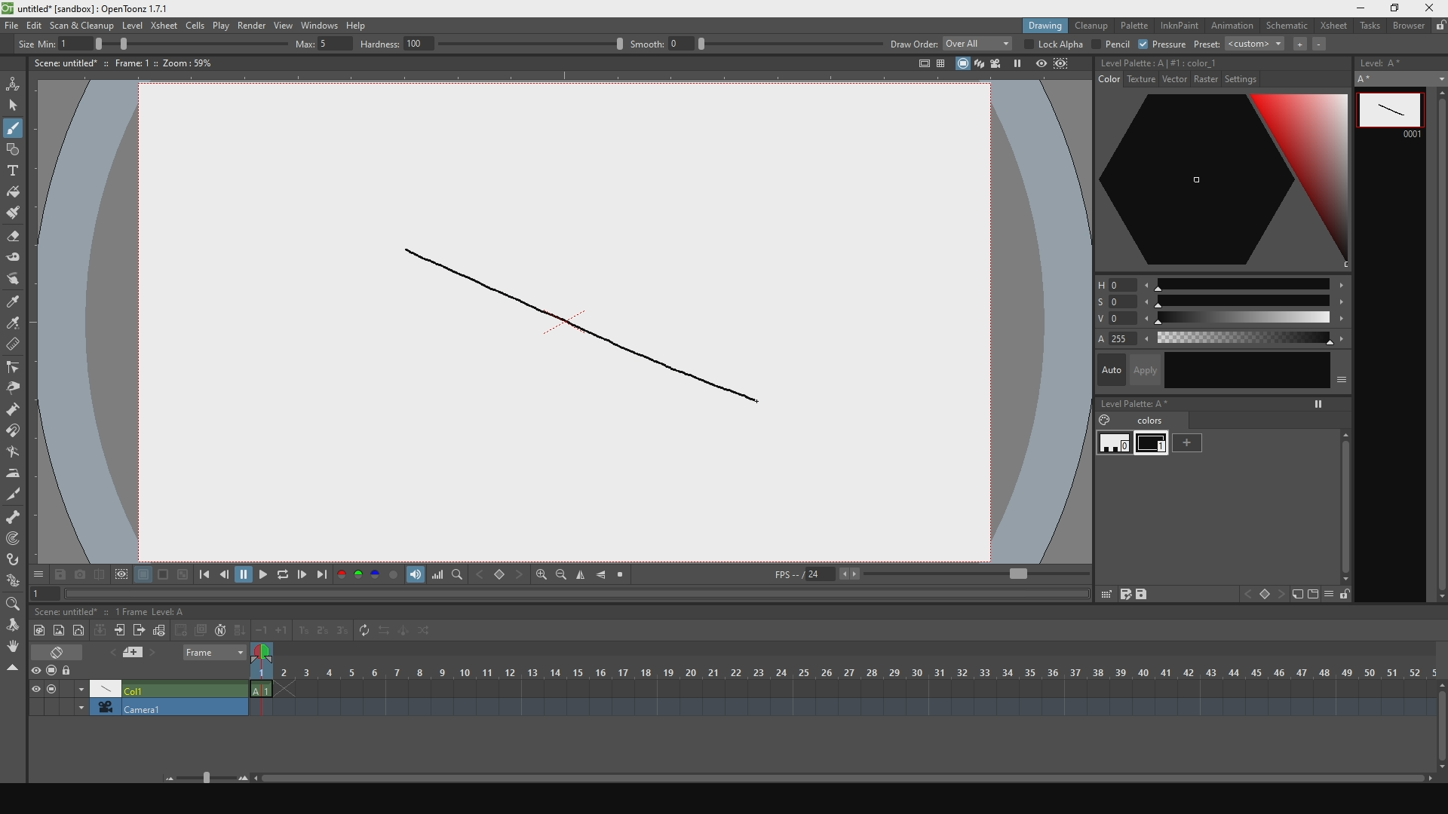  What do you see at coordinates (14, 494) in the screenshot?
I see `cut` at bounding box center [14, 494].